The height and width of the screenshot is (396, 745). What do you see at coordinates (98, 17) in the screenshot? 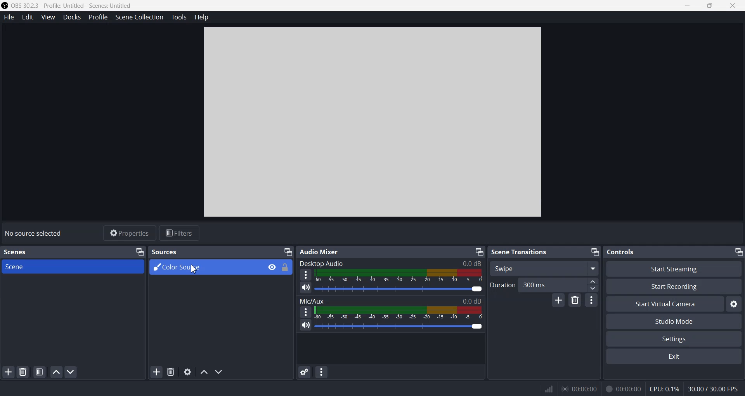
I see `Profile` at bounding box center [98, 17].